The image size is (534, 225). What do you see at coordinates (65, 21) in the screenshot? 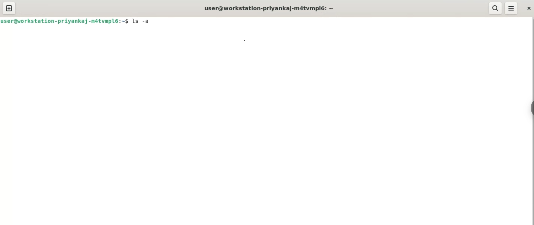
I see `user@workstation-priyankaj-m4tvmpl6:~$` at bounding box center [65, 21].